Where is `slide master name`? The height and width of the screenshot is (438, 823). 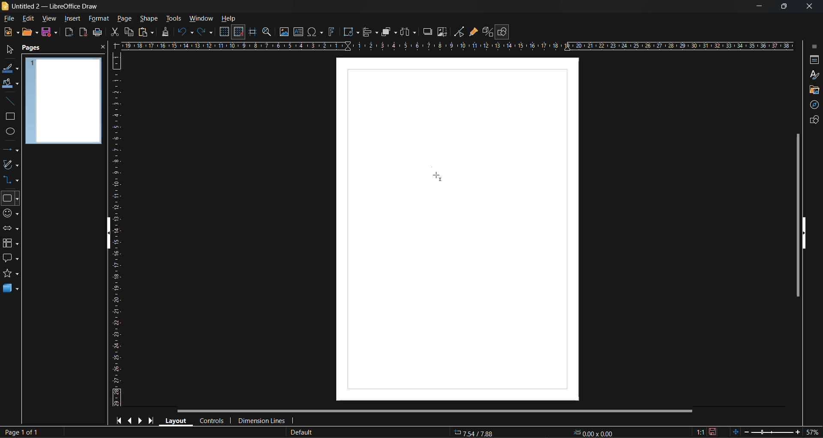 slide master name is located at coordinates (300, 433).